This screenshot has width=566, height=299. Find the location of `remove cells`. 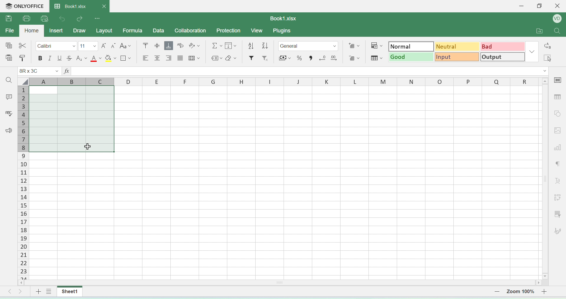

remove cells is located at coordinates (355, 57).